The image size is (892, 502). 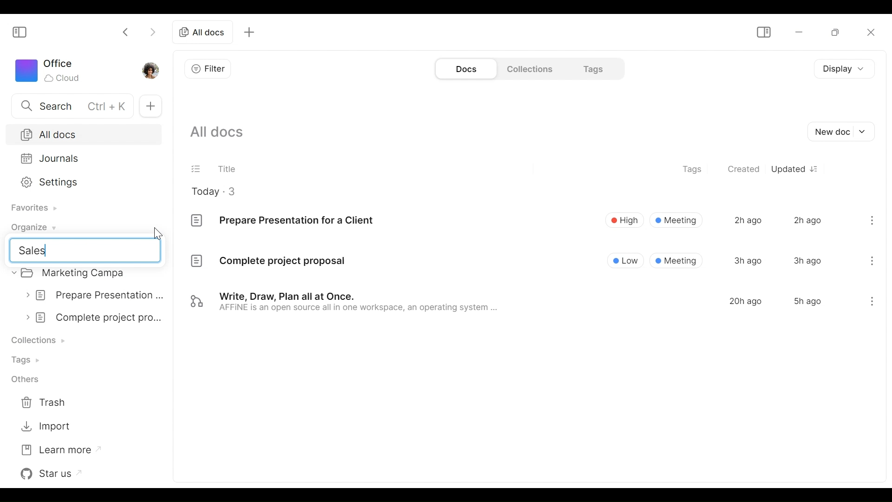 I want to click on Tags, so click(x=592, y=68).